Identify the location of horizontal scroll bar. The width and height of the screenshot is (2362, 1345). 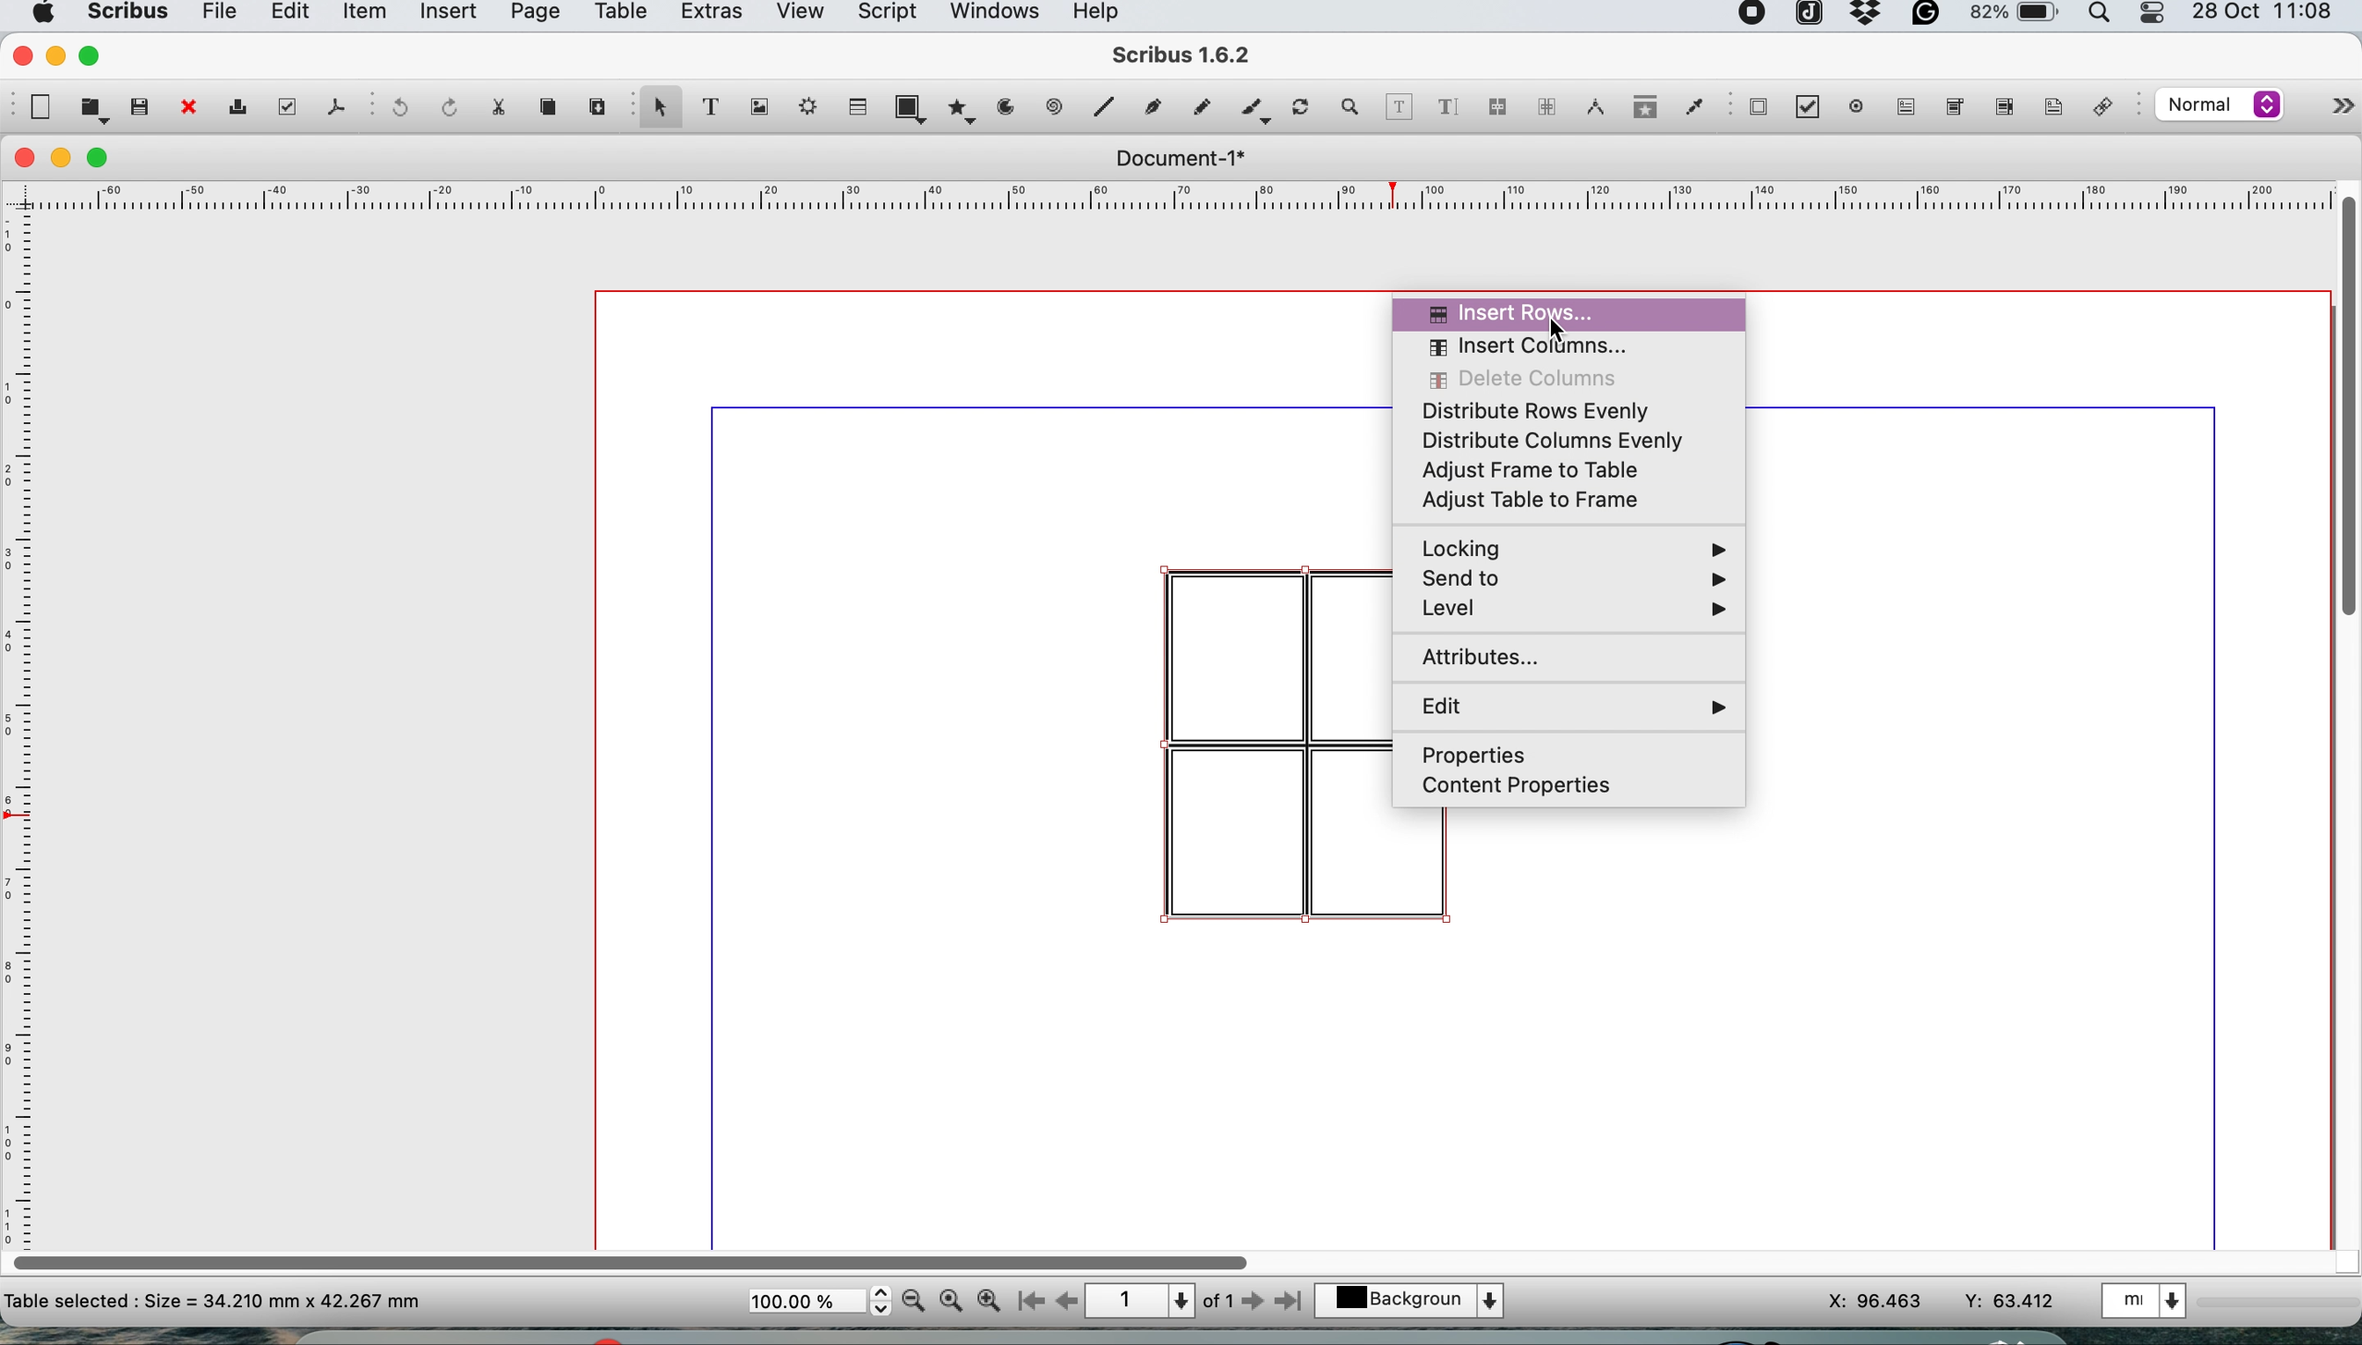
(636, 1256).